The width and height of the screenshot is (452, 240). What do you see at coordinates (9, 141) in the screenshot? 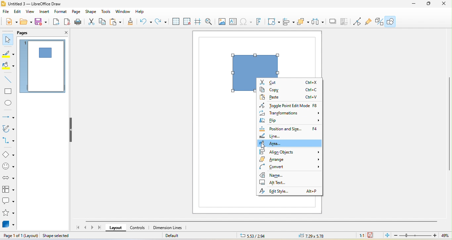
I see `connectors` at bounding box center [9, 141].